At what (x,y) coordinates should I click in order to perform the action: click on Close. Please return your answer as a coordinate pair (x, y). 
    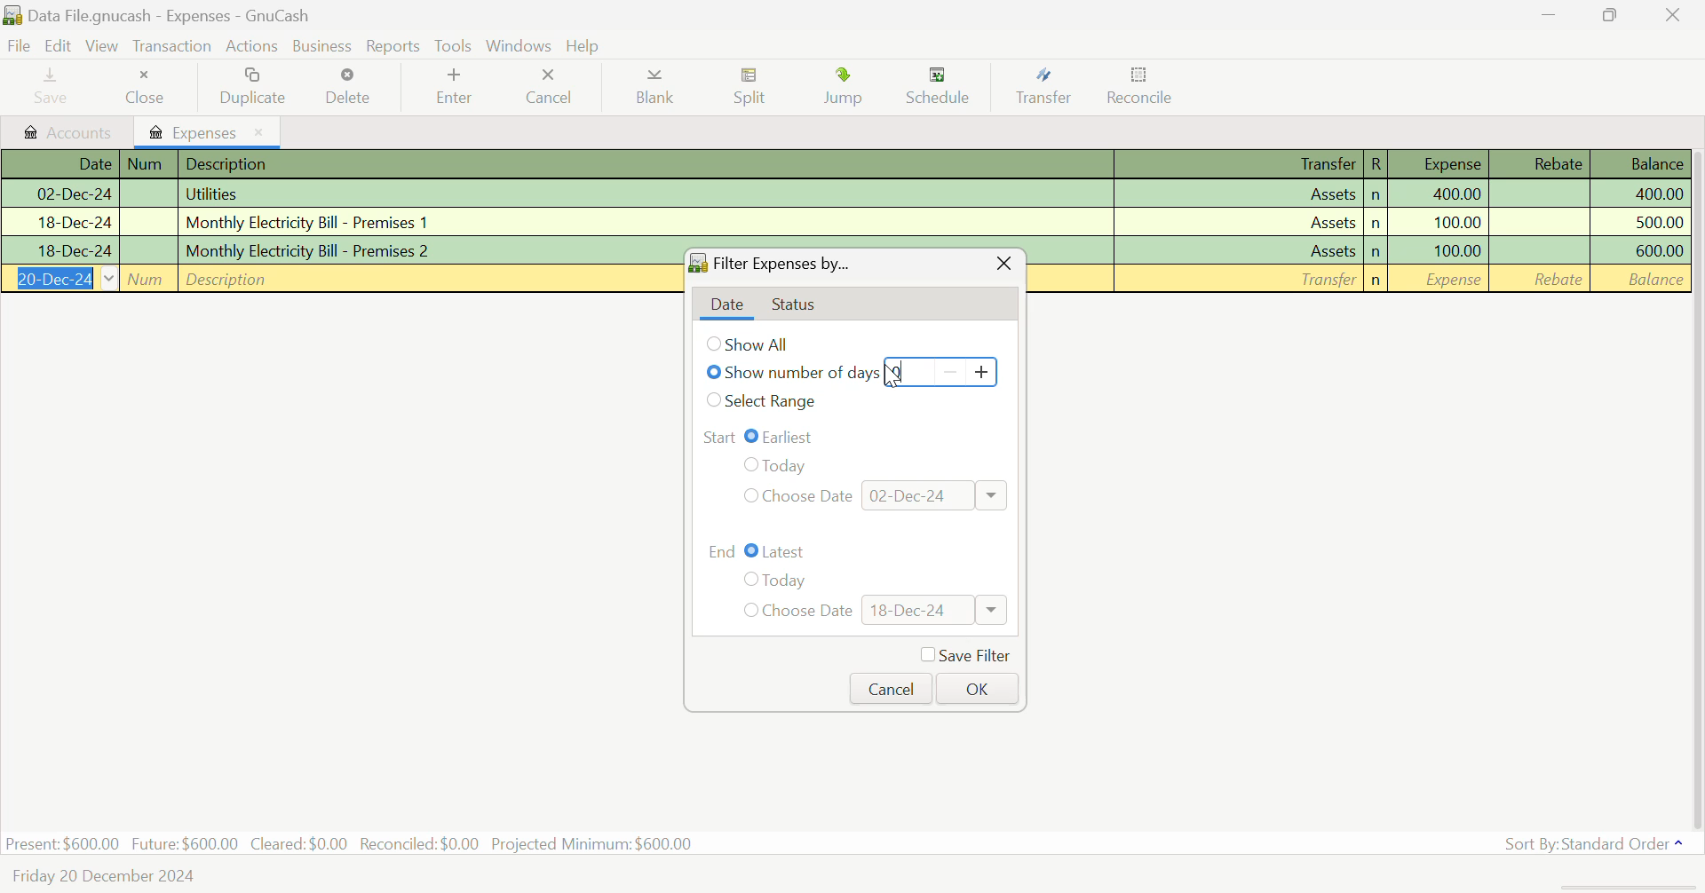
    Looking at the image, I should click on (1674, 15).